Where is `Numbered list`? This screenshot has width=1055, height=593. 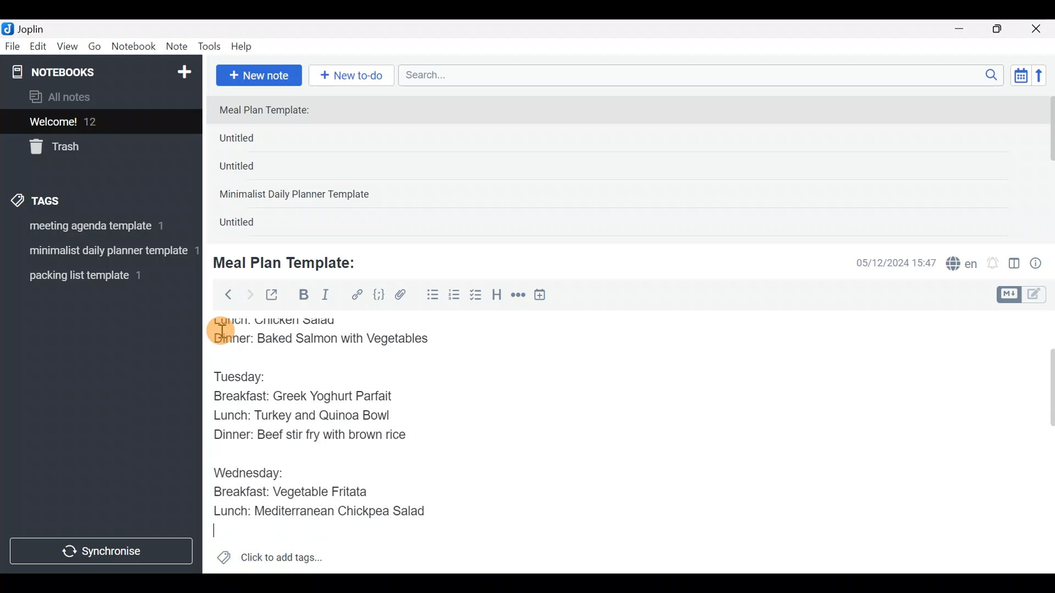
Numbered list is located at coordinates (454, 297).